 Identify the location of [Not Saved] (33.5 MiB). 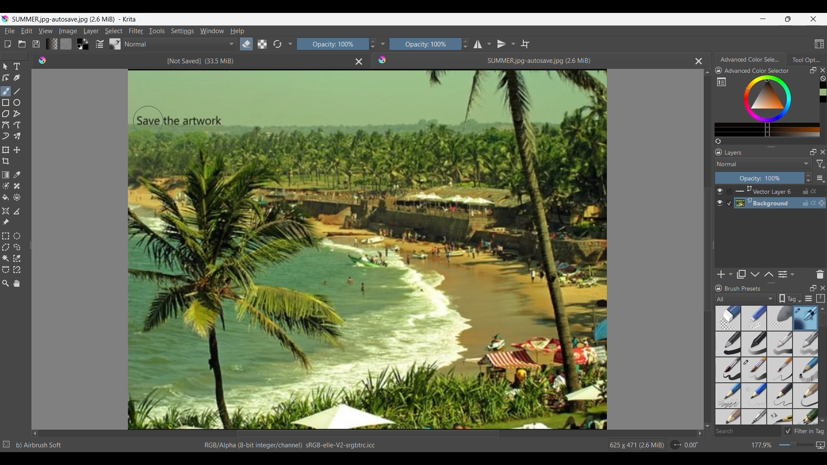
(200, 61).